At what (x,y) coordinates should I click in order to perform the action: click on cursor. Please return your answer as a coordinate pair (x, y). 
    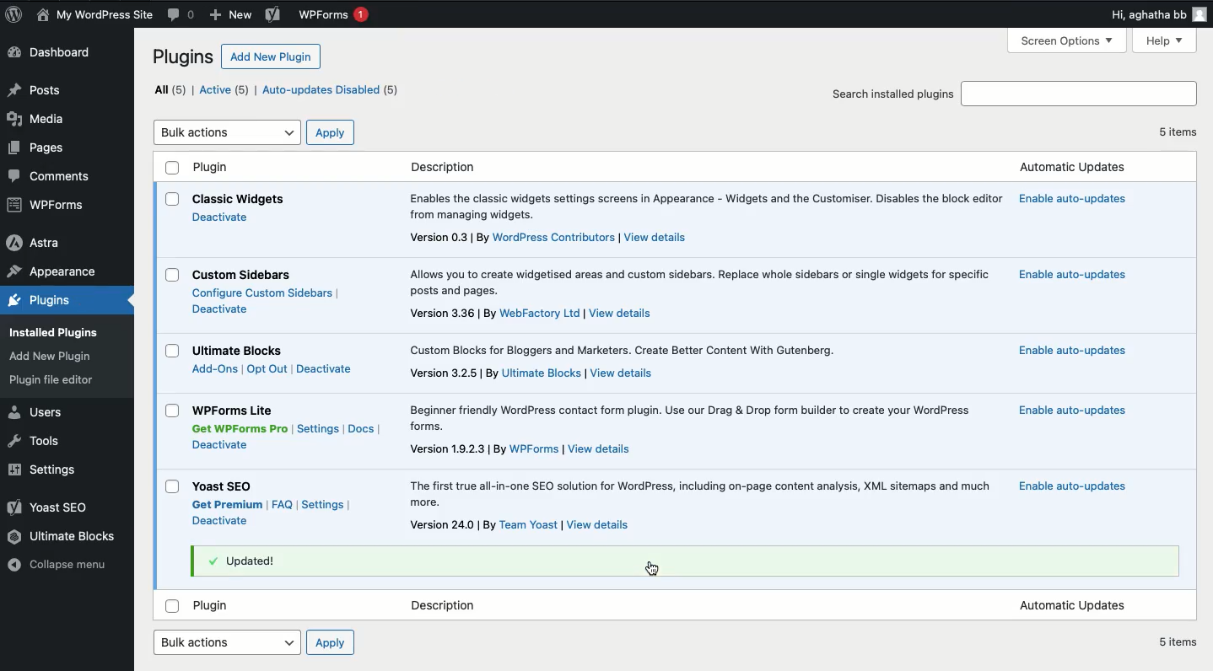
    Looking at the image, I should click on (651, 571).